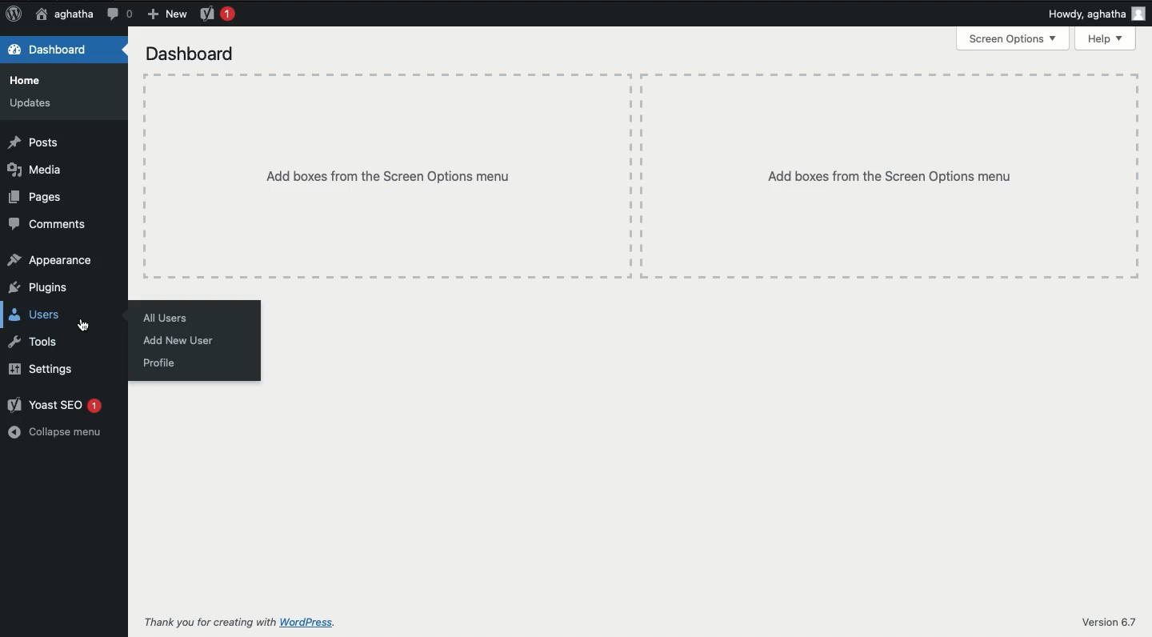 This screenshot has height=637, width=1152. I want to click on Posts, so click(40, 143).